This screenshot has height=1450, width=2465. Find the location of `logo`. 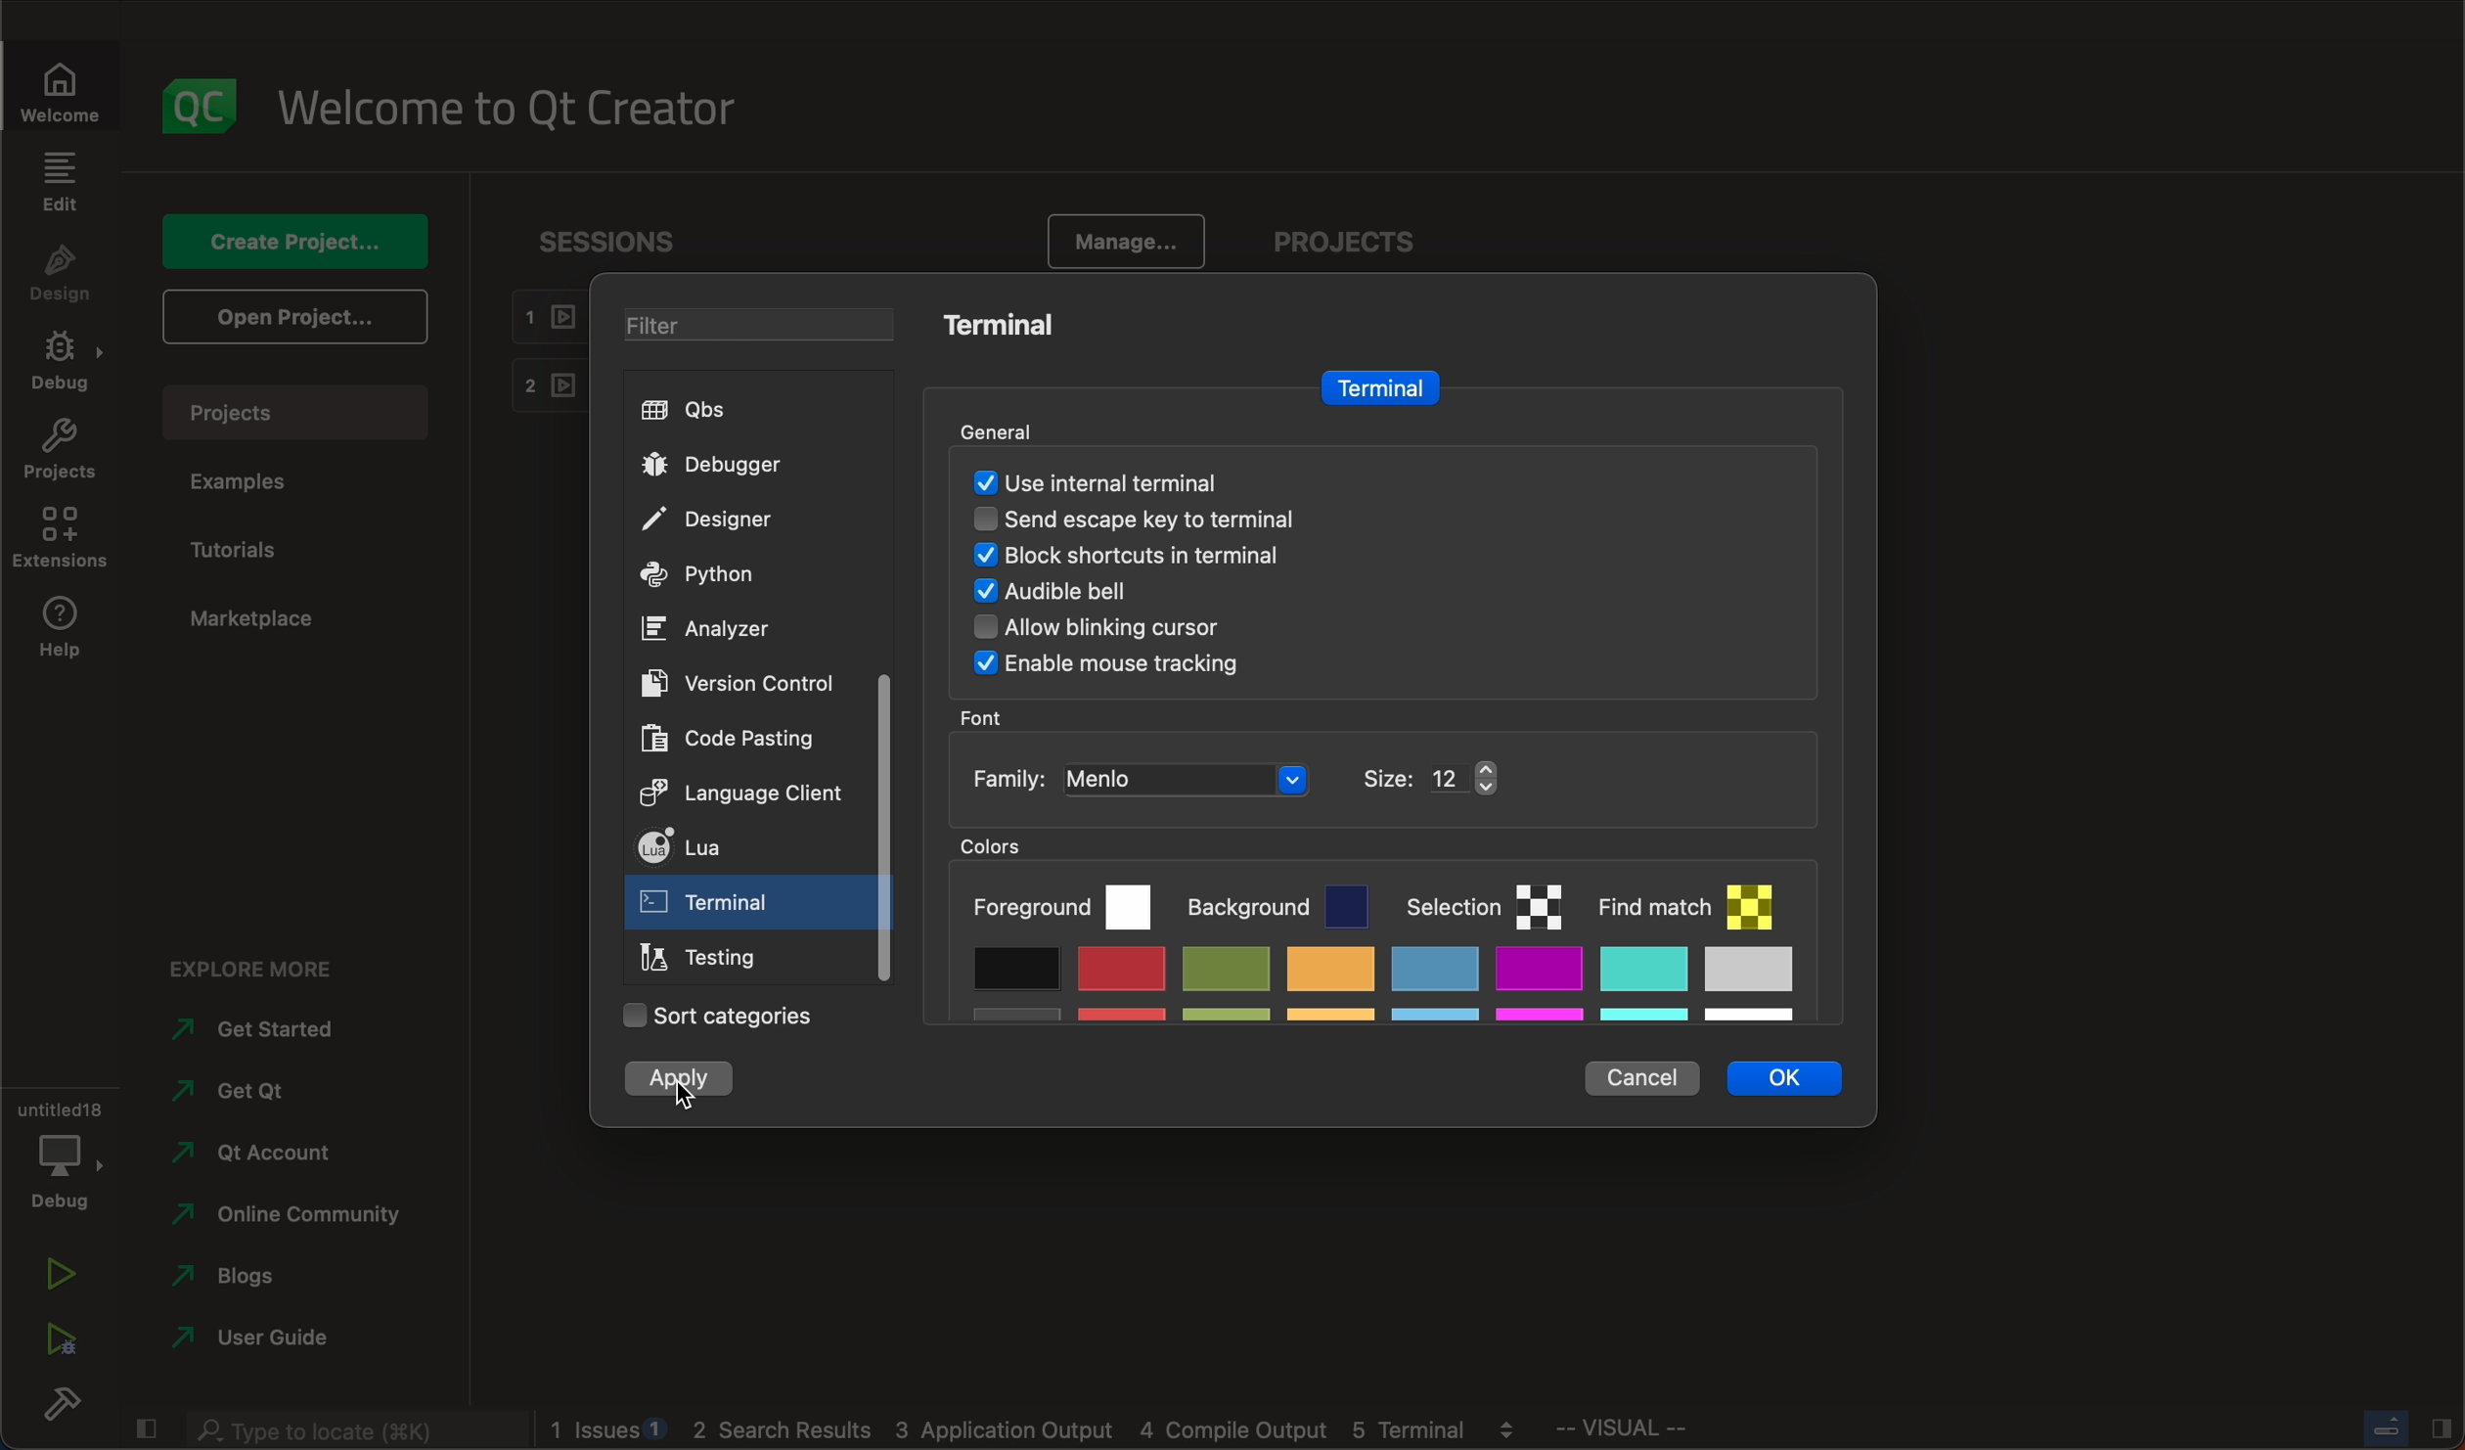

logo is located at coordinates (205, 103).